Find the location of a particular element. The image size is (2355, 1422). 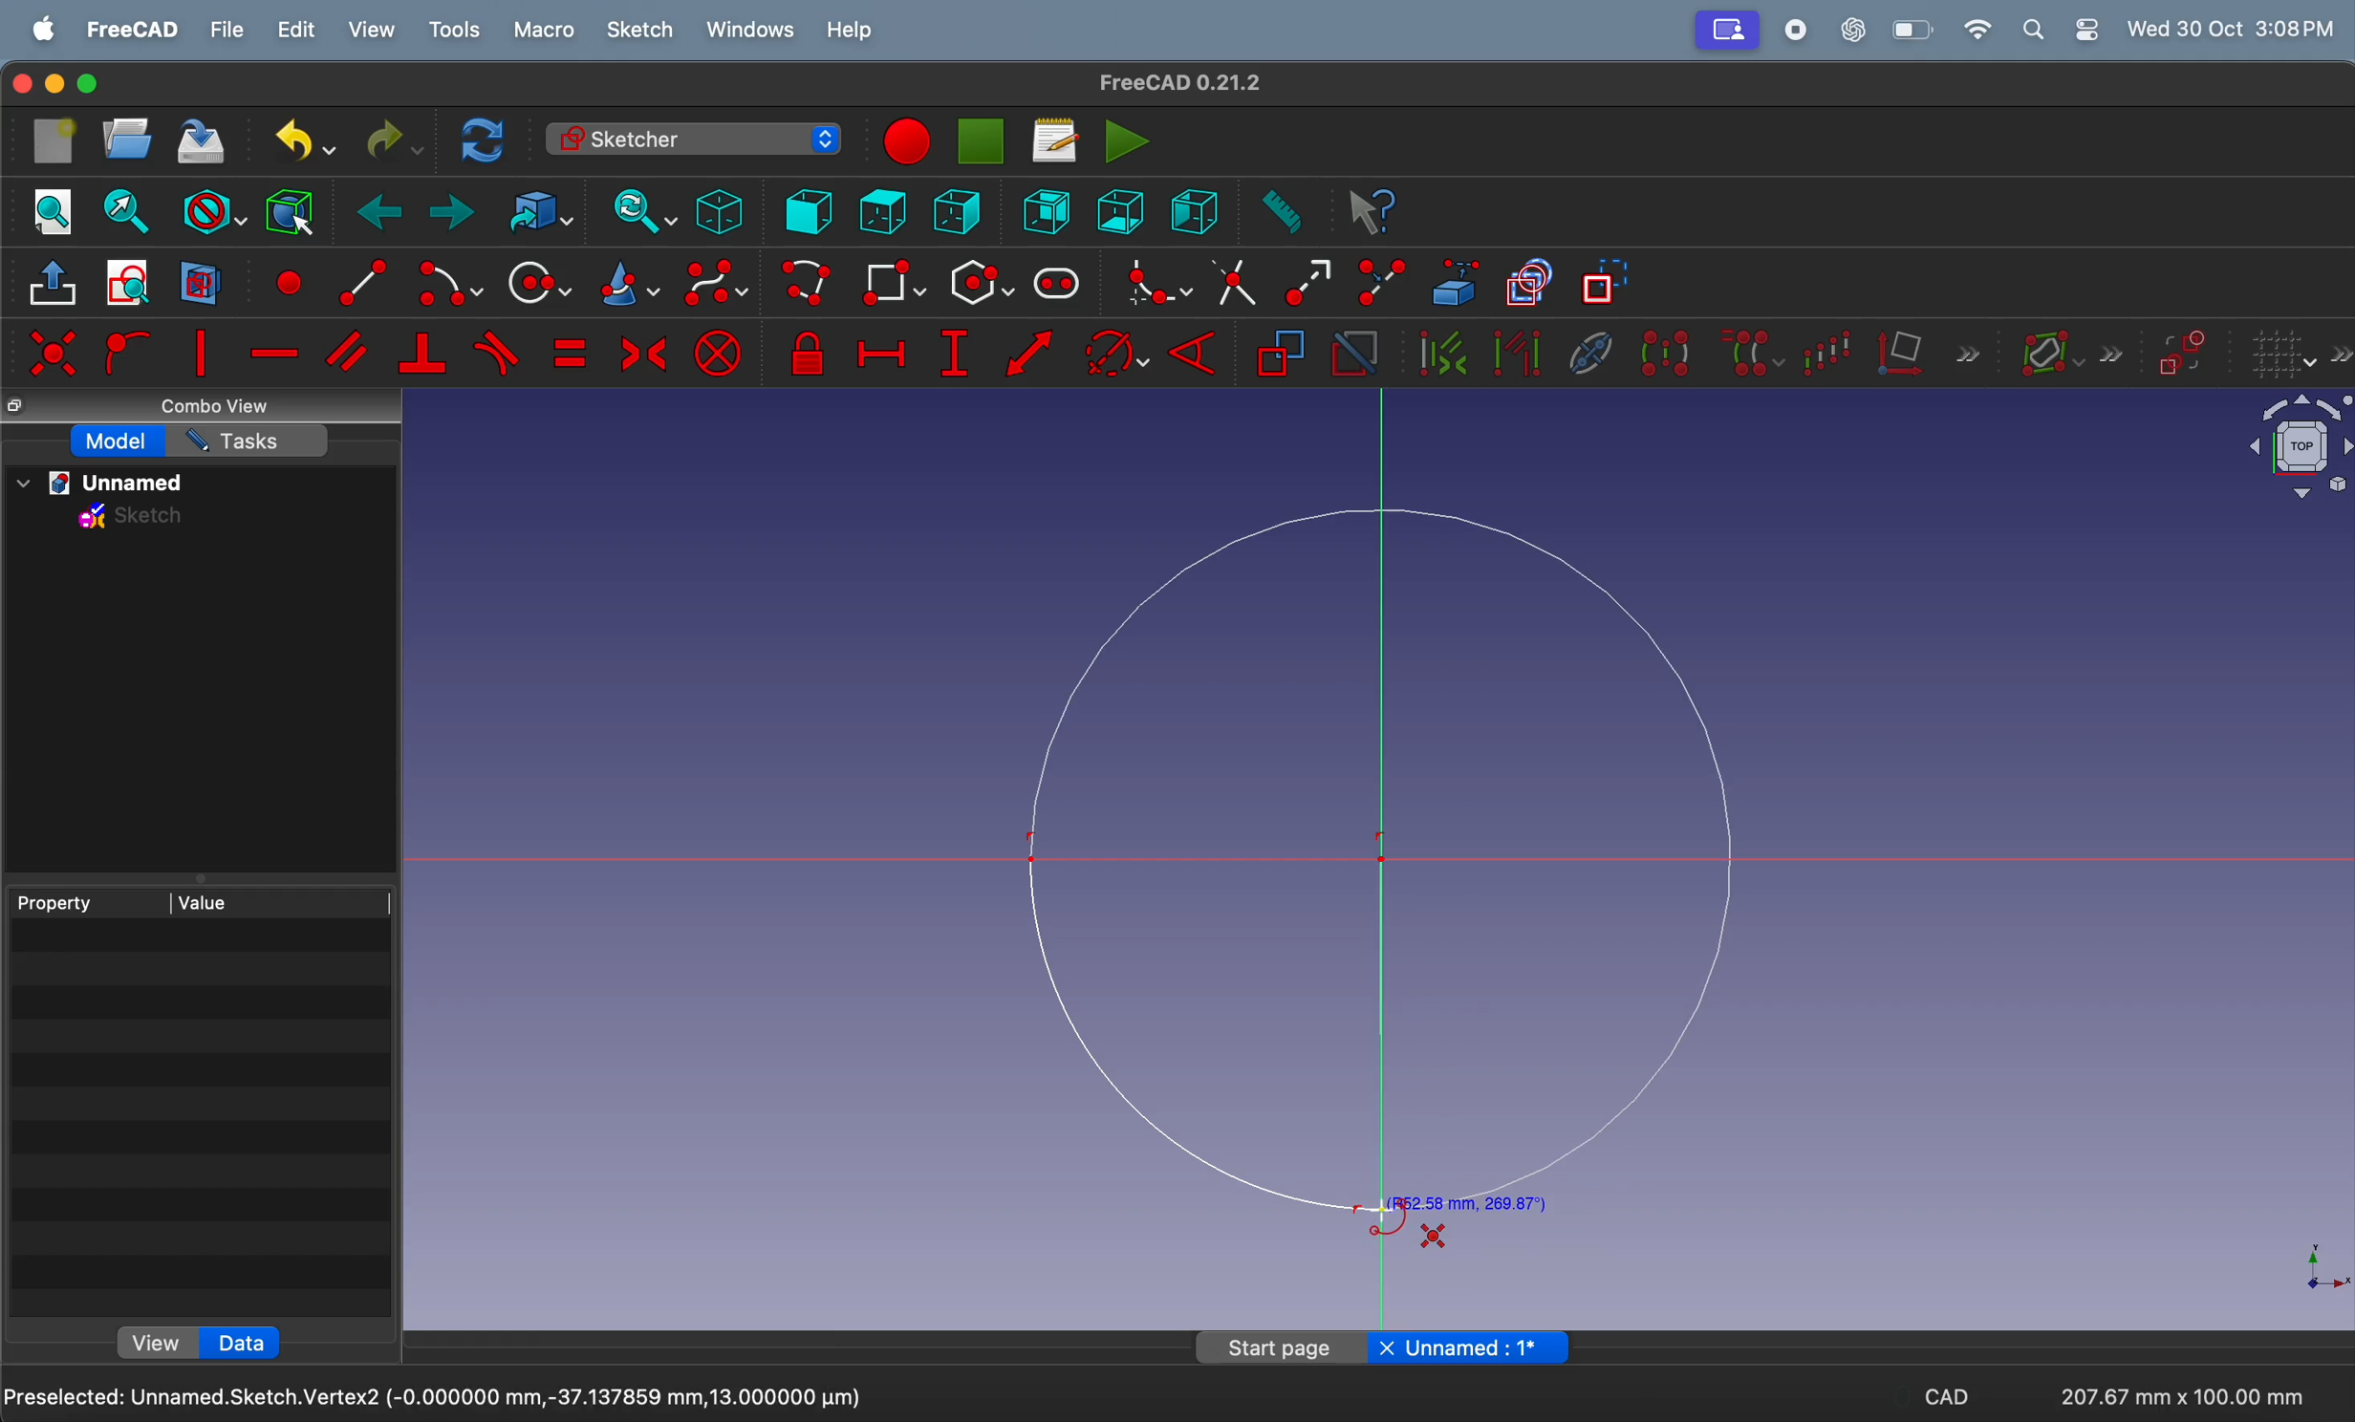

shape is located at coordinates (1434, 1236).